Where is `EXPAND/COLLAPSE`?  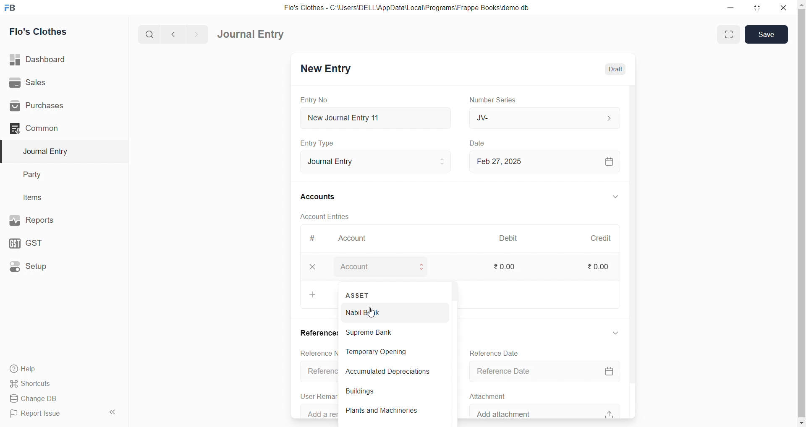
EXPAND/COLLAPSE is located at coordinates (620, 197).